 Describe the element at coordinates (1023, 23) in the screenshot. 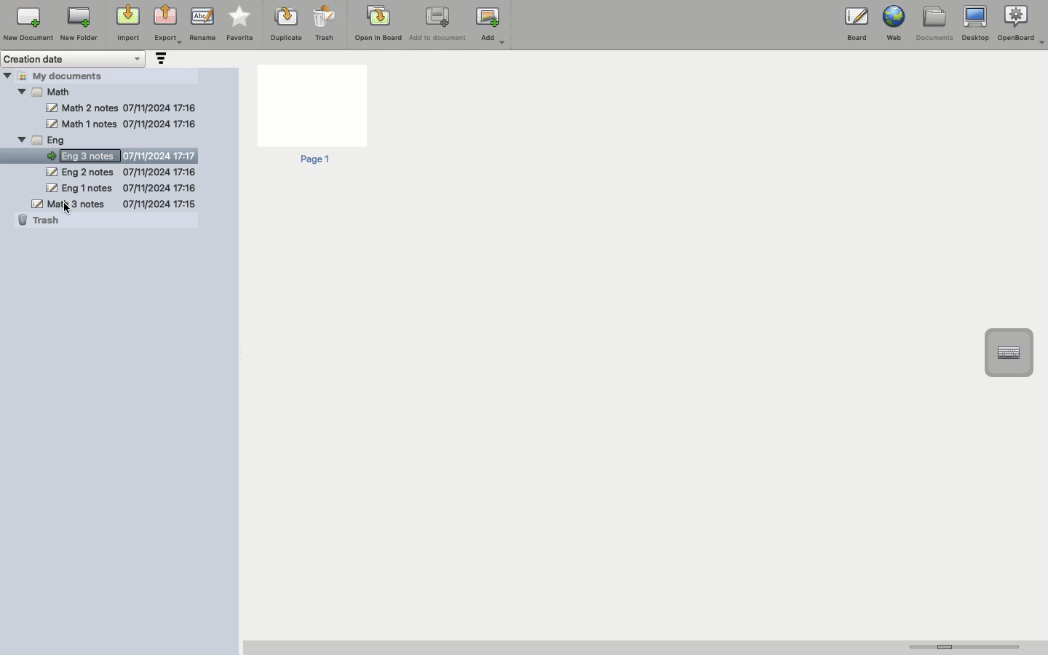

I see `OpenBoard` at that location.